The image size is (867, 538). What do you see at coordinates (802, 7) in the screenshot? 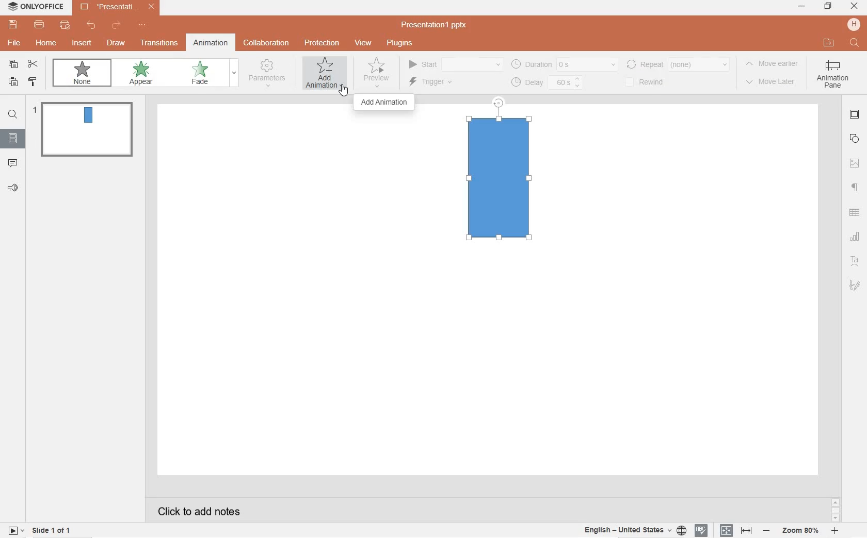
I see `MINIMIZE` at bounding box center [802, 7].